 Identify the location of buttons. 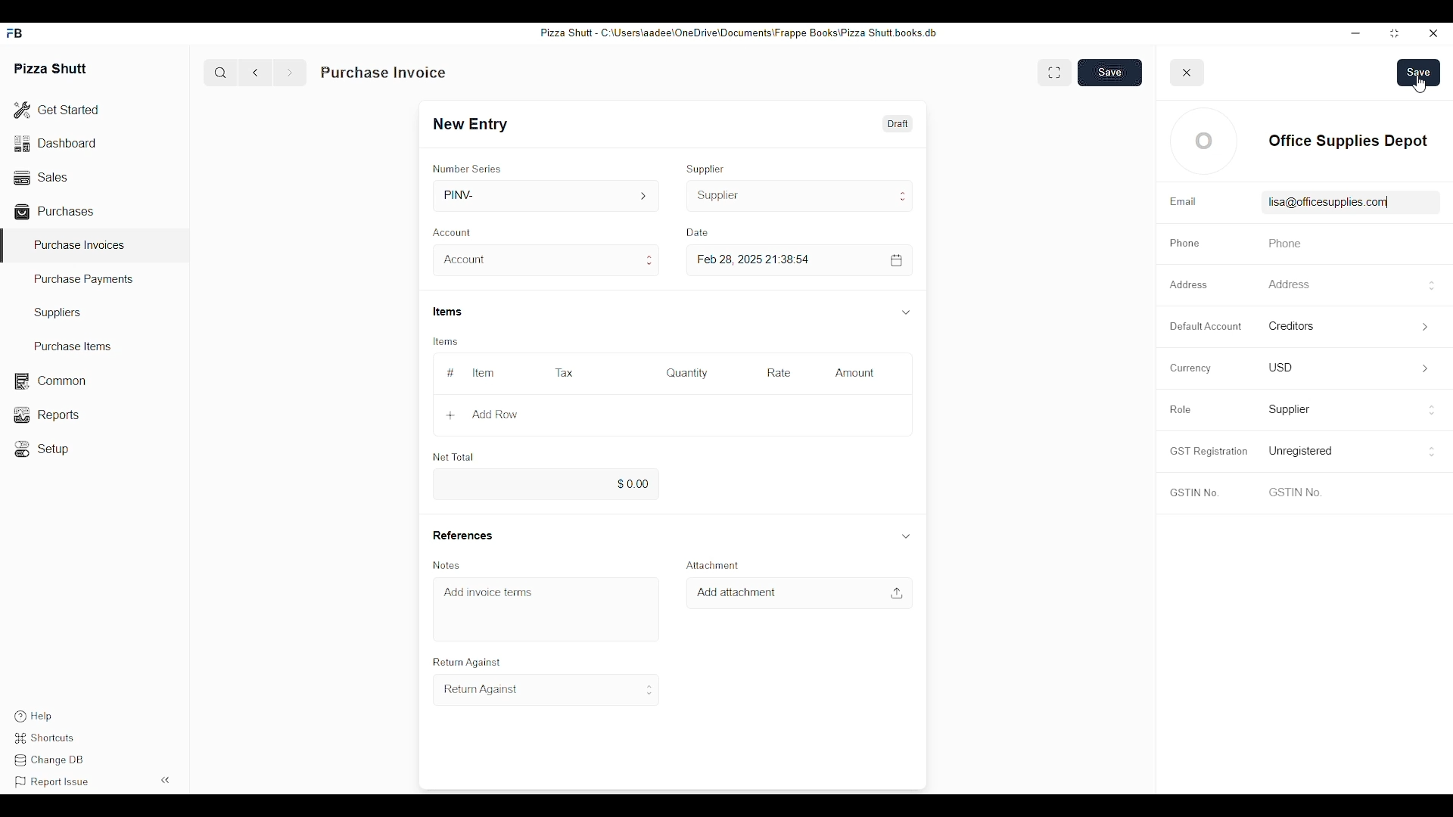
(1430, 452).